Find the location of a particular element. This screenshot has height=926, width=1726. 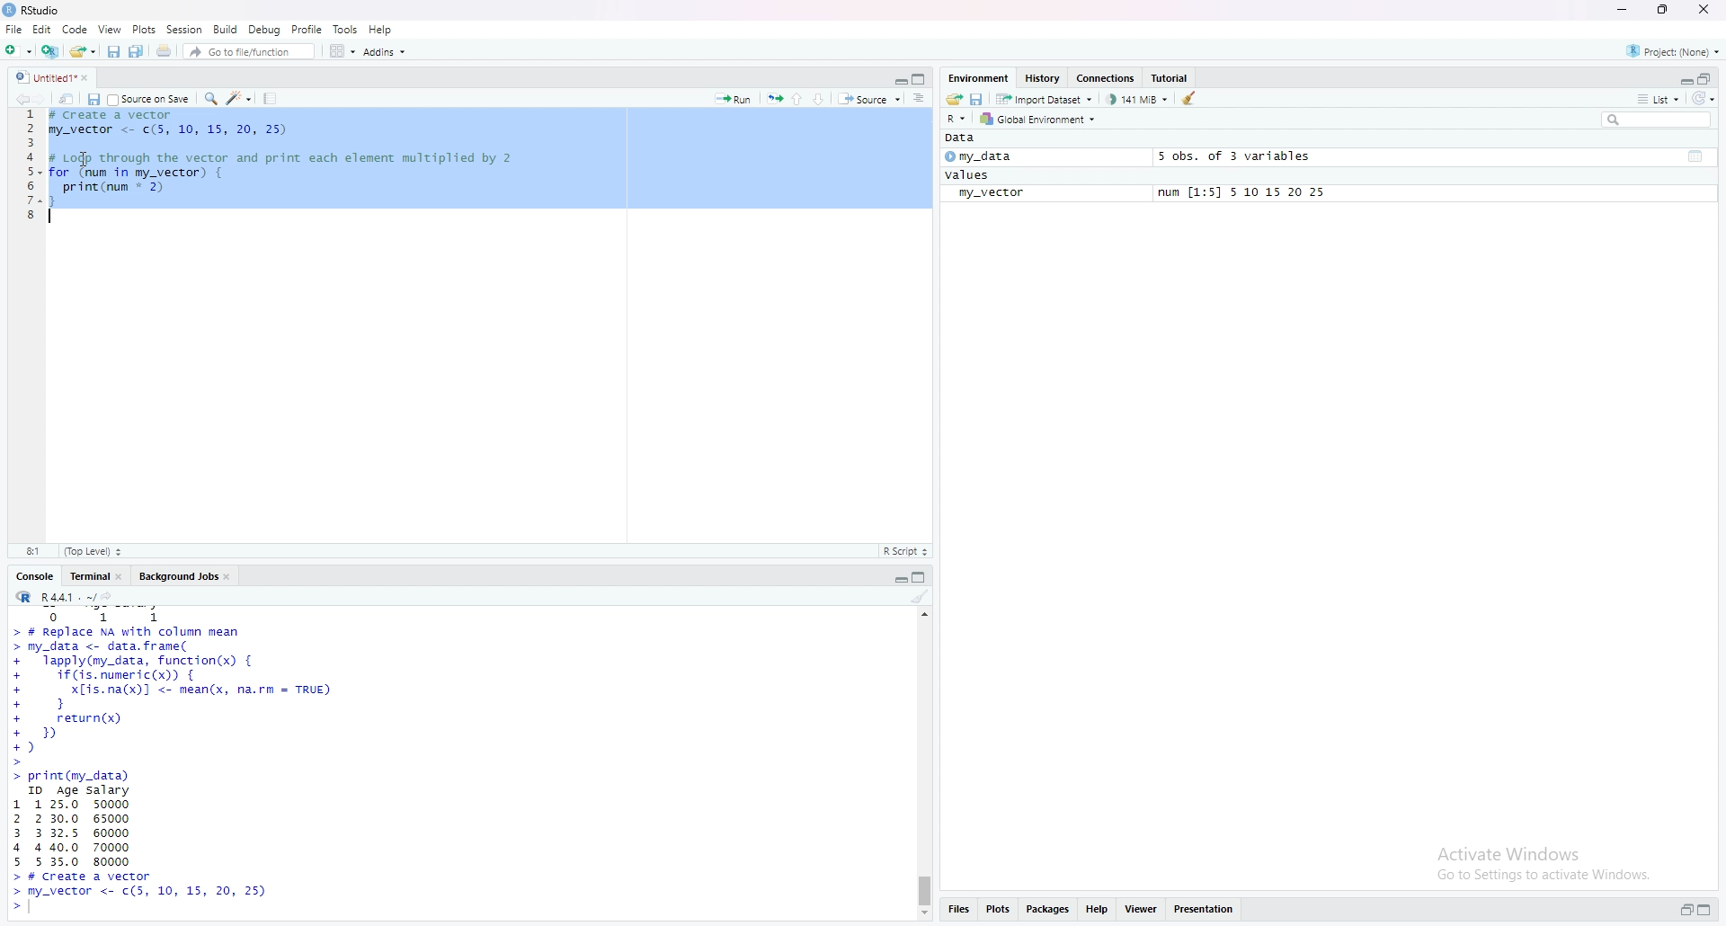

expand is located at coordinates (900, 579).